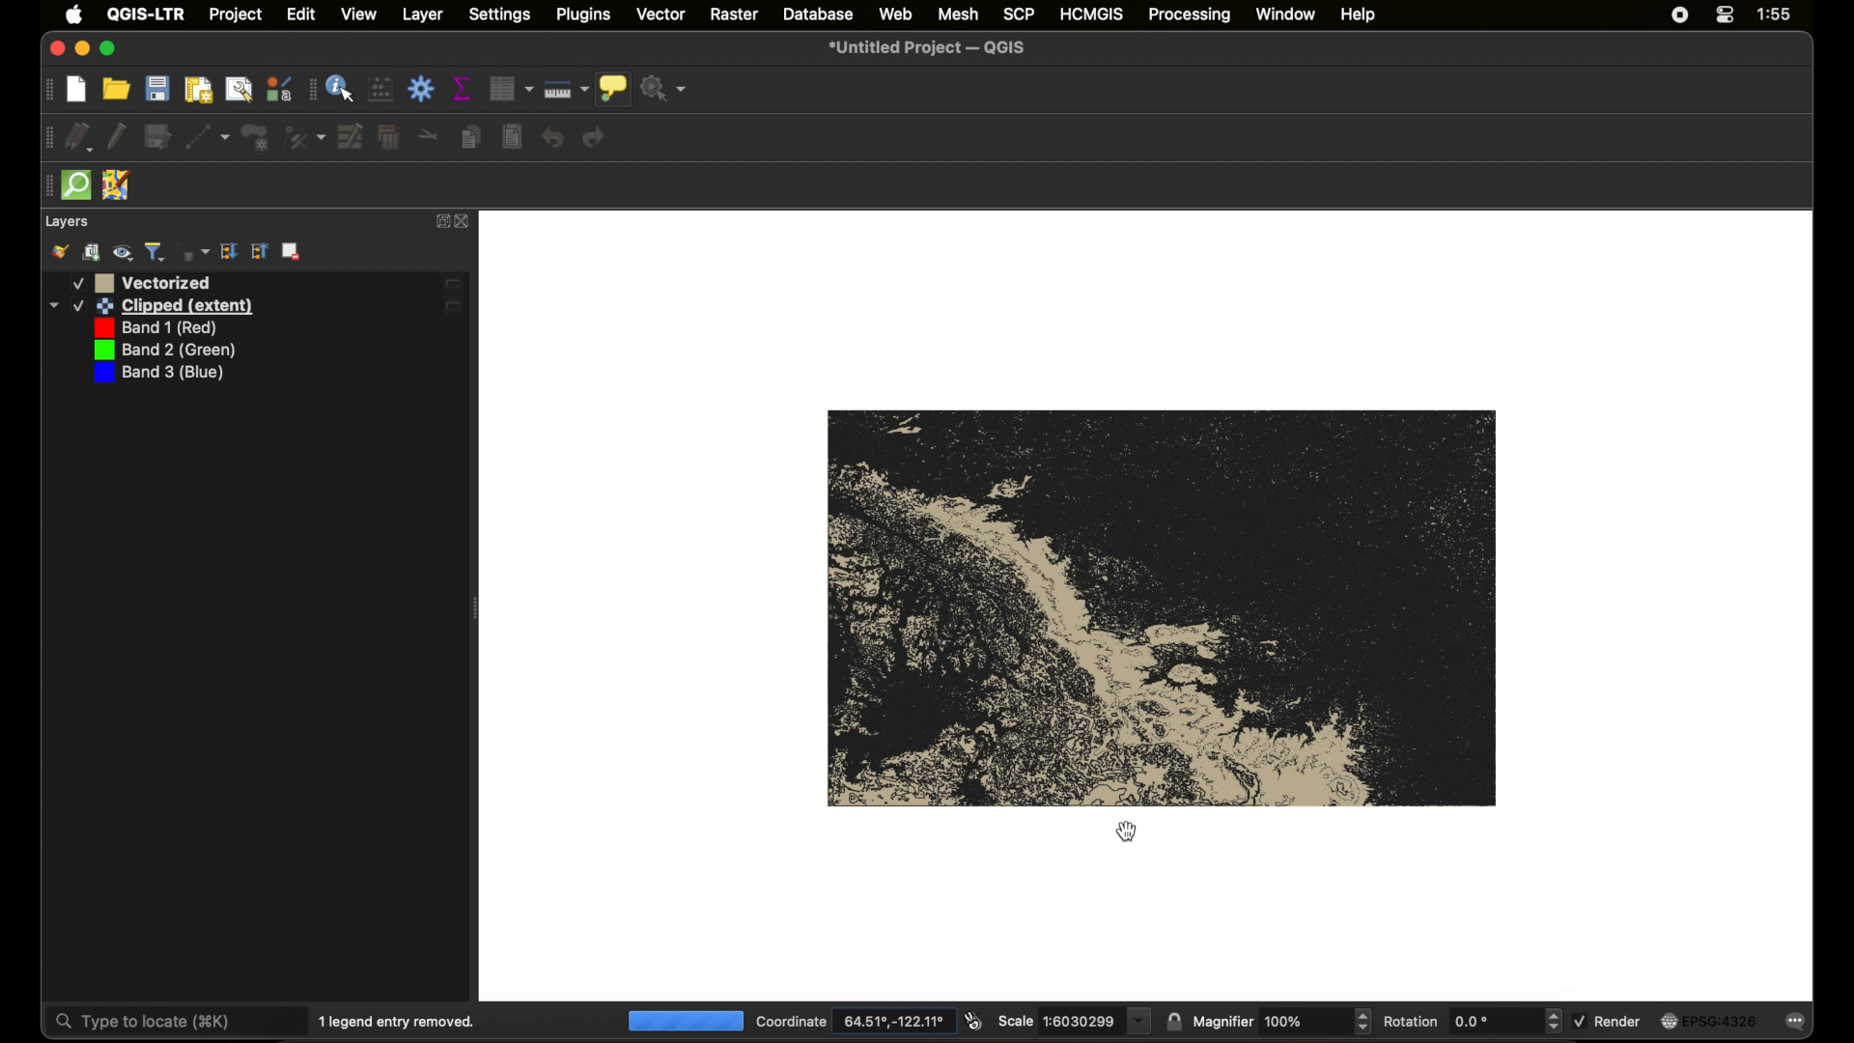  What do you see at coordinates (1074, 1021) in the screenshot?
I see `scale` at bounding box center [1074, 1021].